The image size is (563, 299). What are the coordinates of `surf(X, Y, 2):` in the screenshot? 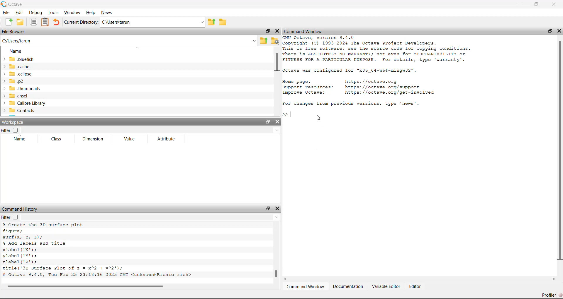 It's located at (23, 237).